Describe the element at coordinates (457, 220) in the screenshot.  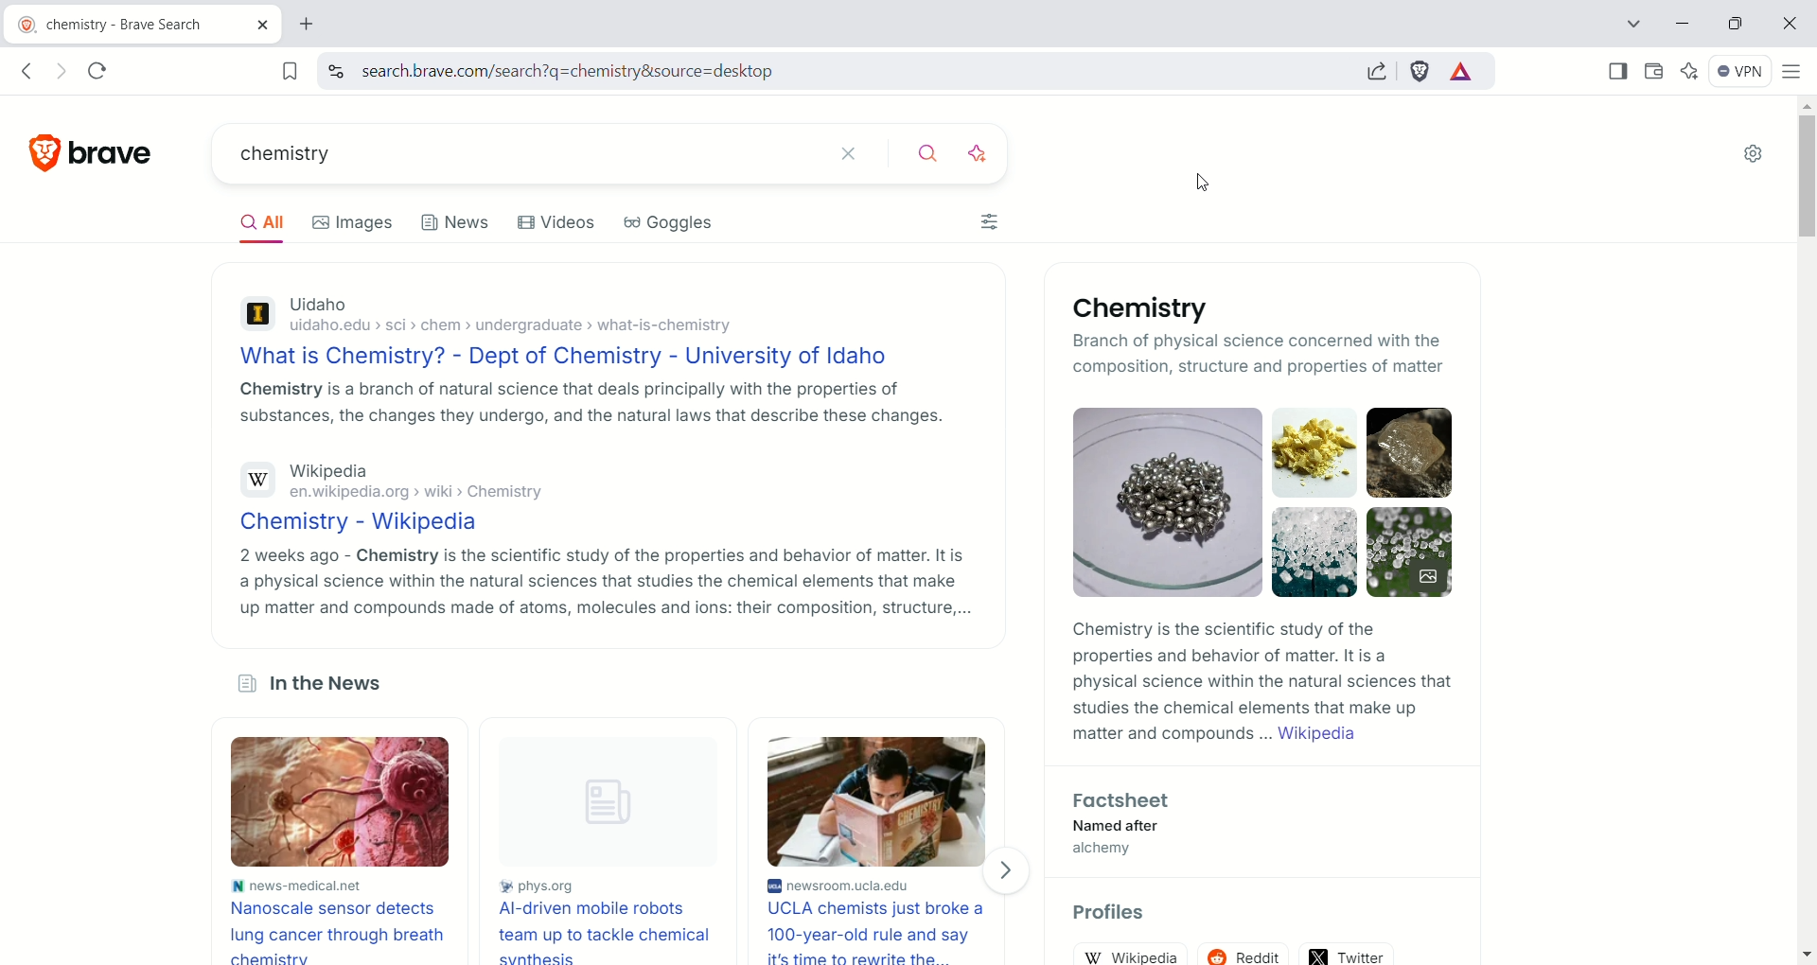
I see `News` at that location.